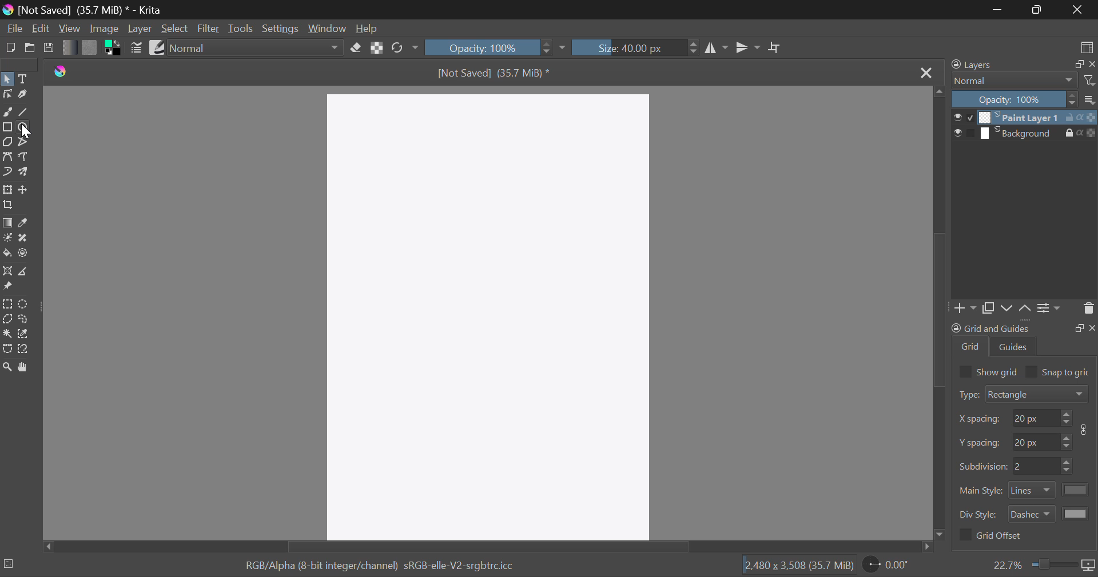 Image resolution: width=1098 pixels, height=577 pixels. What do you see at coordinates (920, 546) in the screenshot?
I see `move right` at bounding box center [920, 546].